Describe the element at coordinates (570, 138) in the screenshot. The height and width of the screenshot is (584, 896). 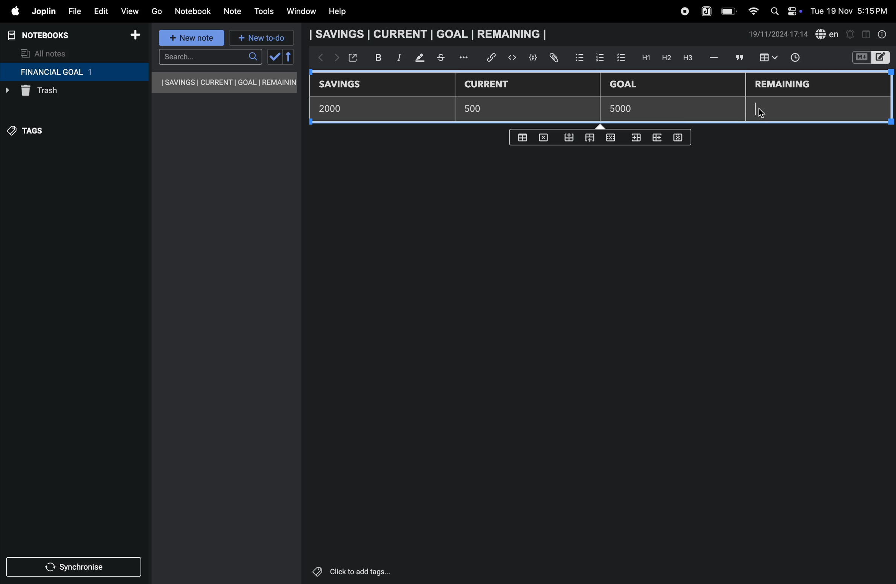
I see `from bottom` at that location.